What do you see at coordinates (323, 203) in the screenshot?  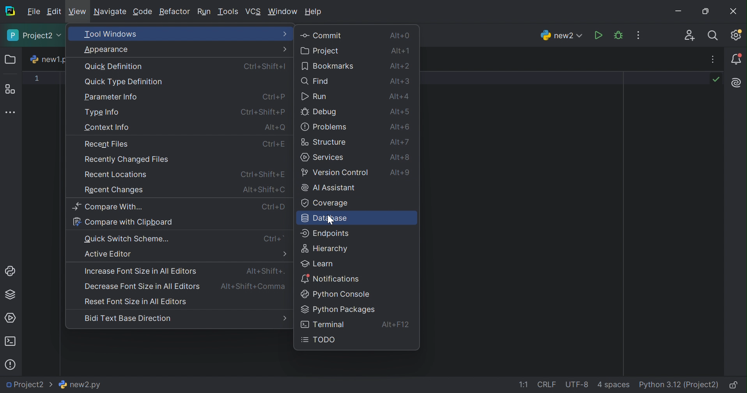 I see `Coverage` at bounding box center [323, 203].